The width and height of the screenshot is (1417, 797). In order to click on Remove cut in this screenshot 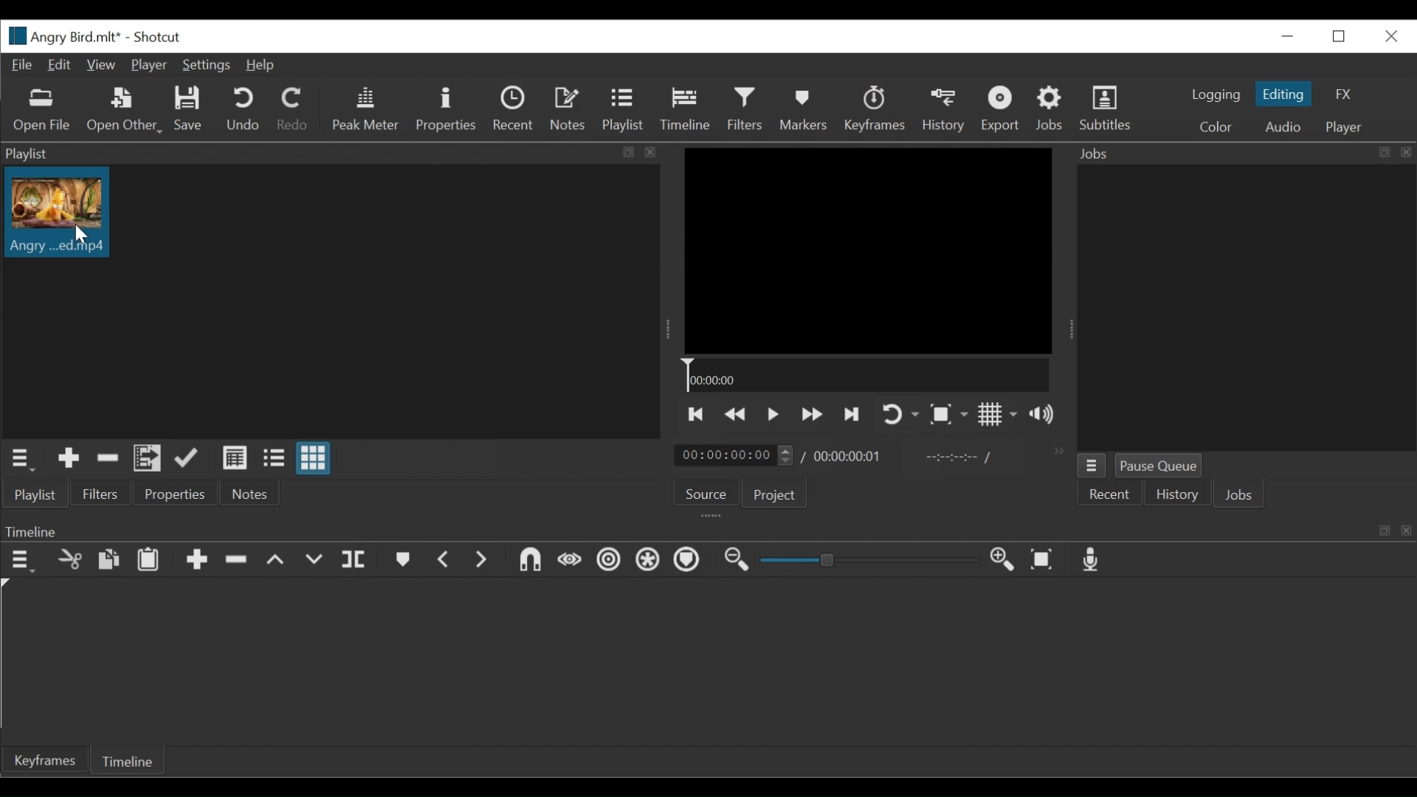, I will do `click(106, 458)`.